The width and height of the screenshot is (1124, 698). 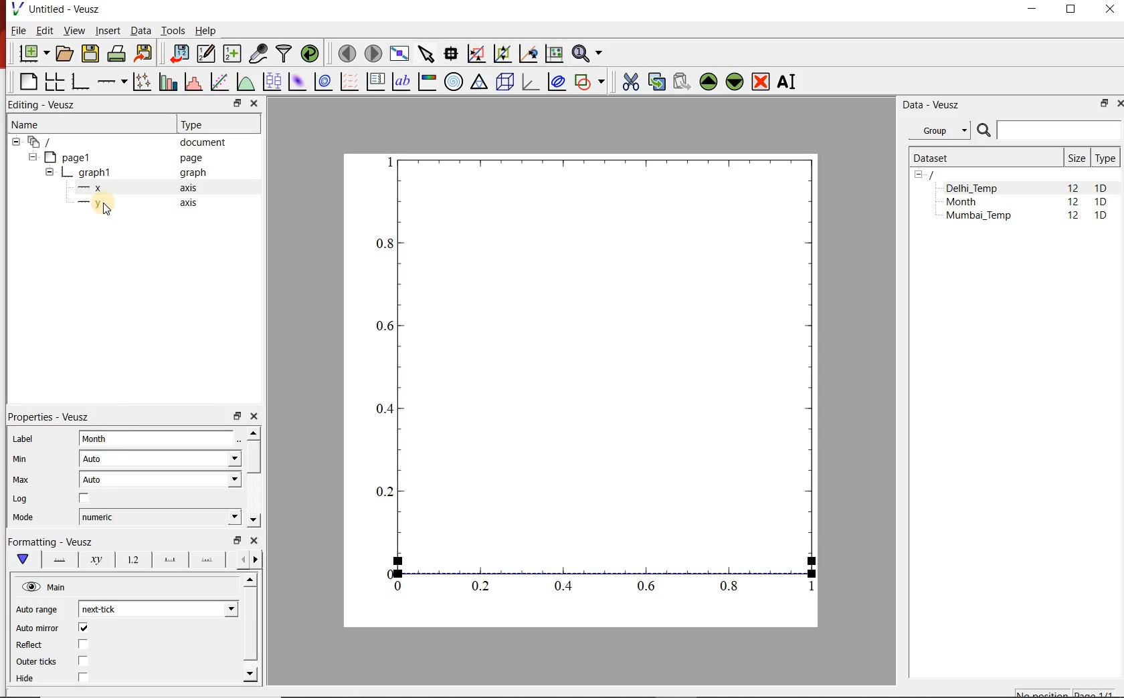 What do you see at coordinates (252, 629) in the screenshot?
I see `scrollbar` at bounding box center [252, 629].